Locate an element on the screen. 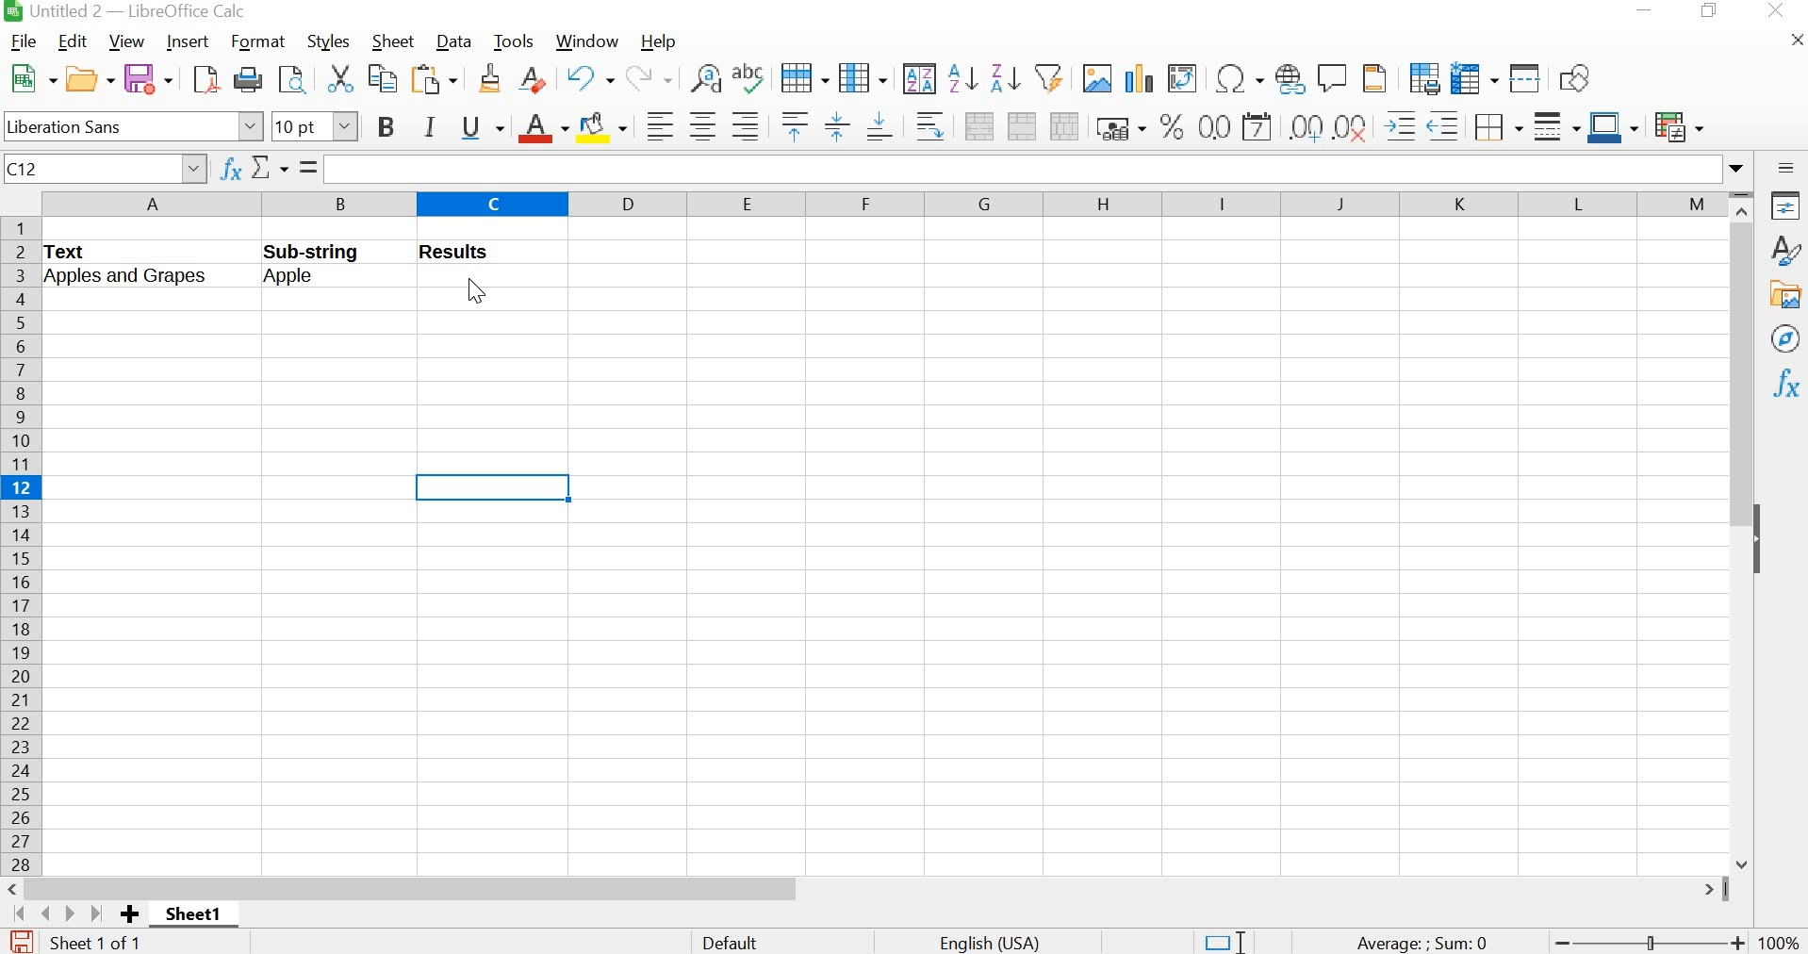 The width and height of the screenshot is (1808, 954). cells is located at coordinates (218, 491).